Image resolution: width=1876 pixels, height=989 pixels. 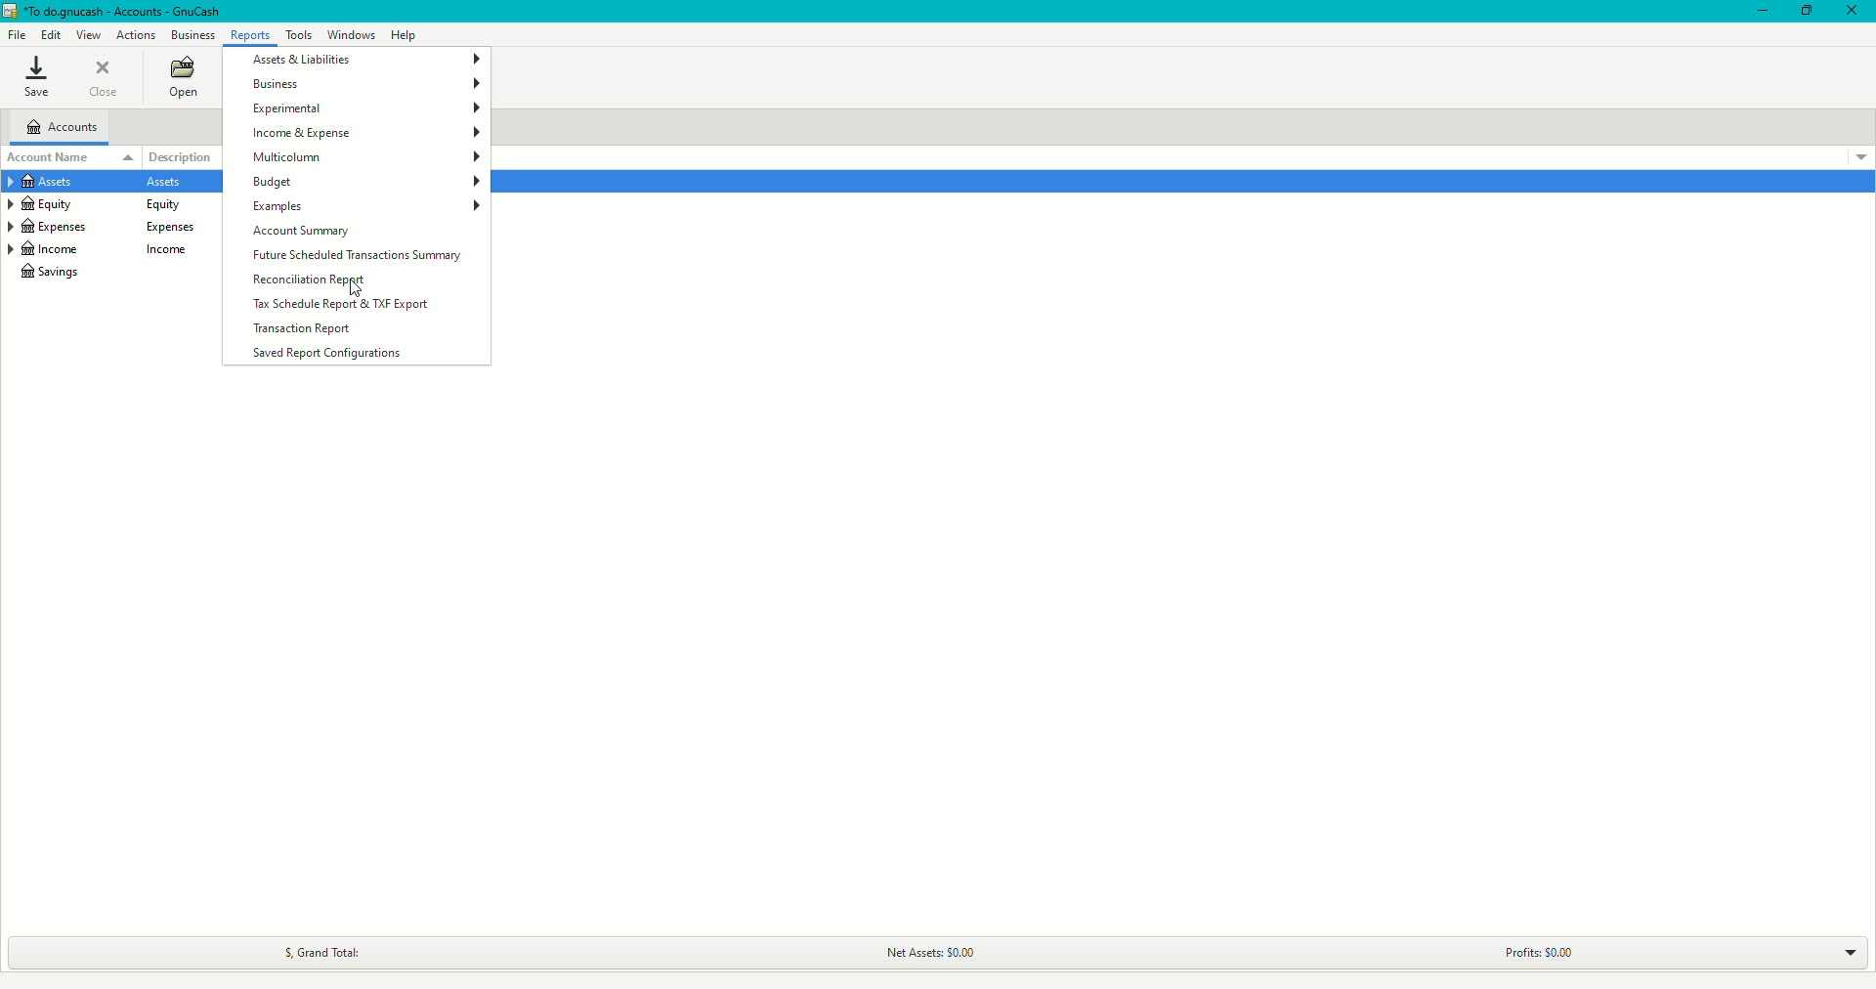 I want to click on Equity, so click(x=102, y=205).